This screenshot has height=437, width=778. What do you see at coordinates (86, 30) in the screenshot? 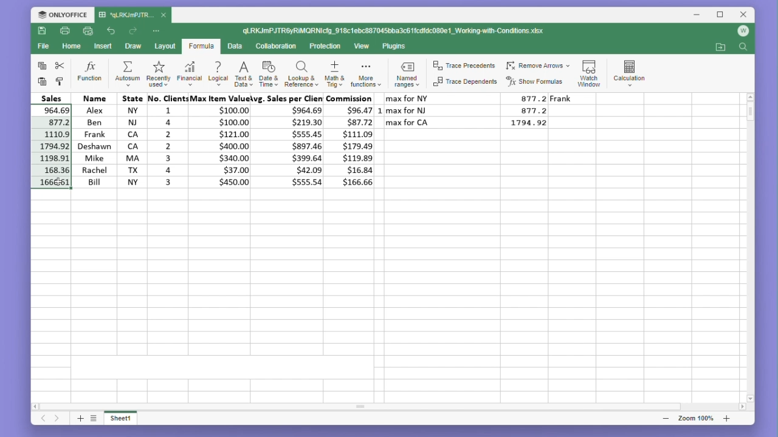
I see `quick print` at bounding box center [86, 30].